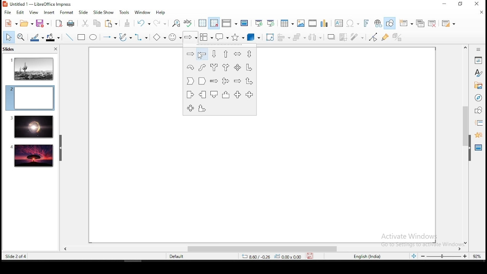 This screenshot has width=487, height=274. What do you see at coordinates (67, 12) in the screenshot?
I see `format` at bounding box center [67, 12].